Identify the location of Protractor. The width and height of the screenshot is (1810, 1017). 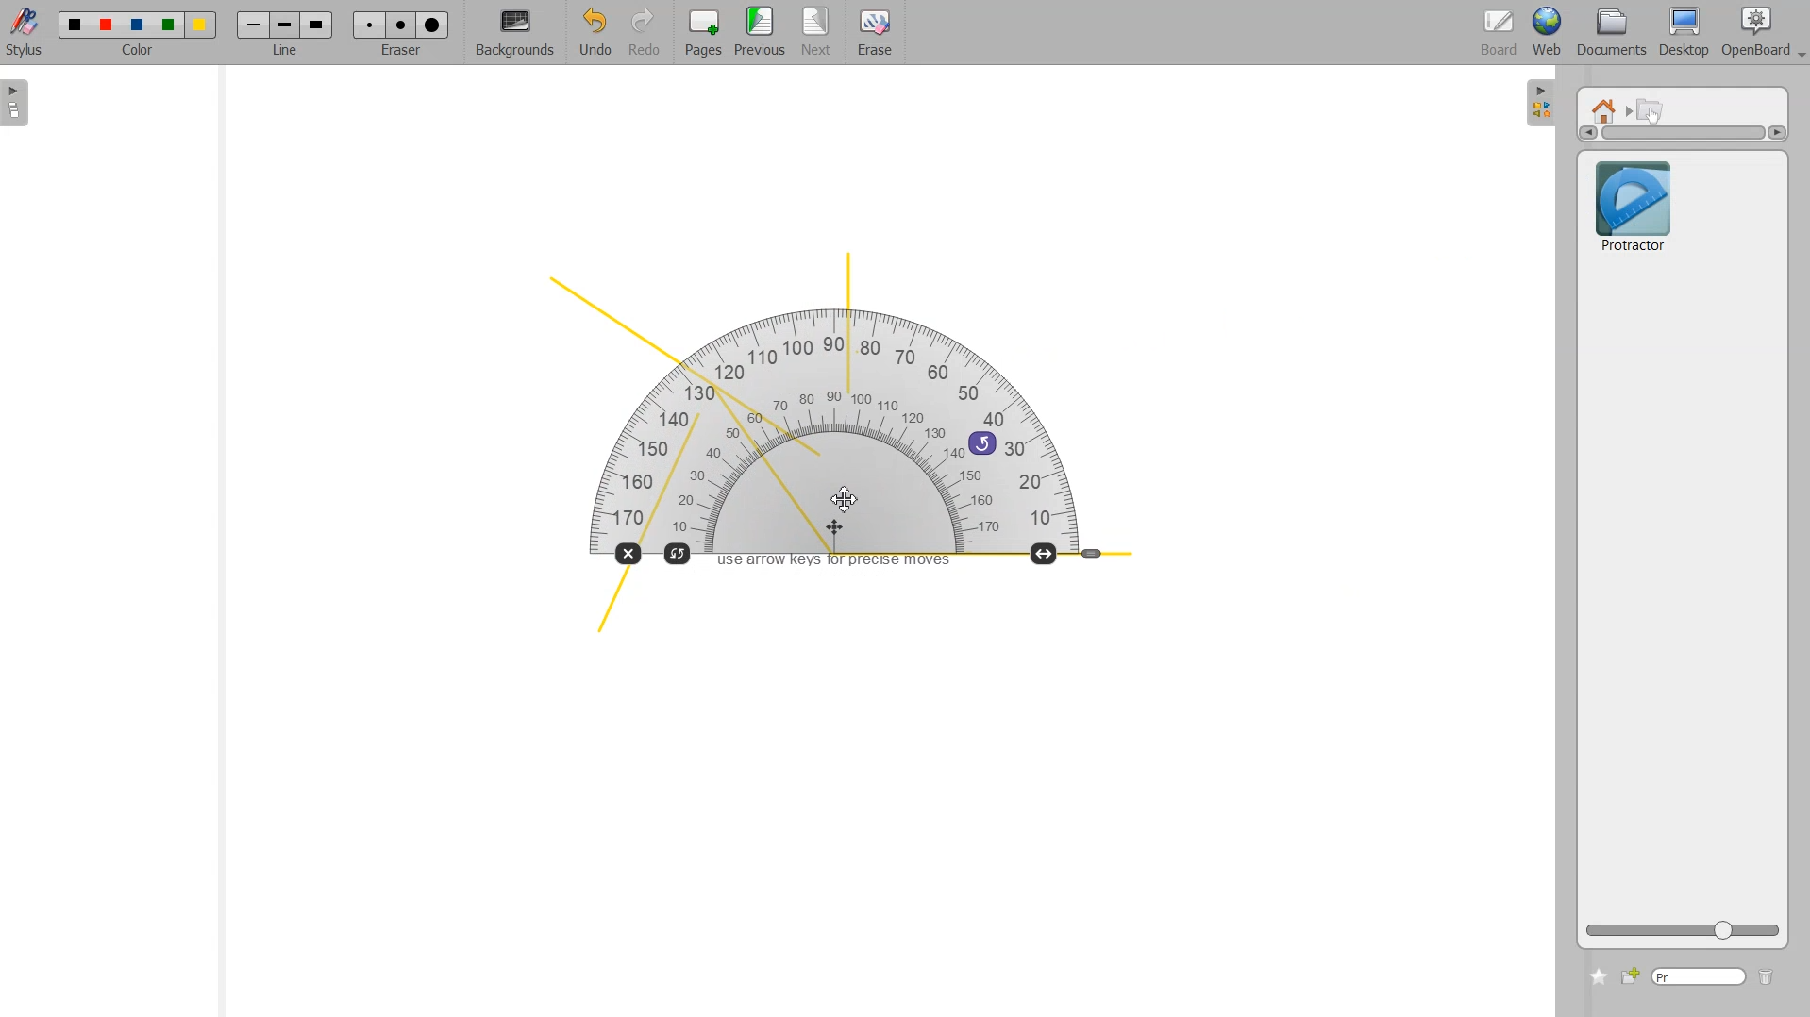
(1633, 204).